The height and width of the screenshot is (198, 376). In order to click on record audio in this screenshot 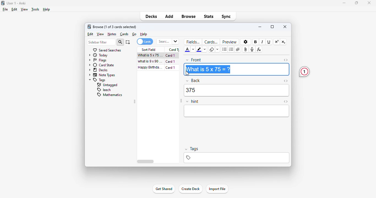, I will do `click(252, 49)`.